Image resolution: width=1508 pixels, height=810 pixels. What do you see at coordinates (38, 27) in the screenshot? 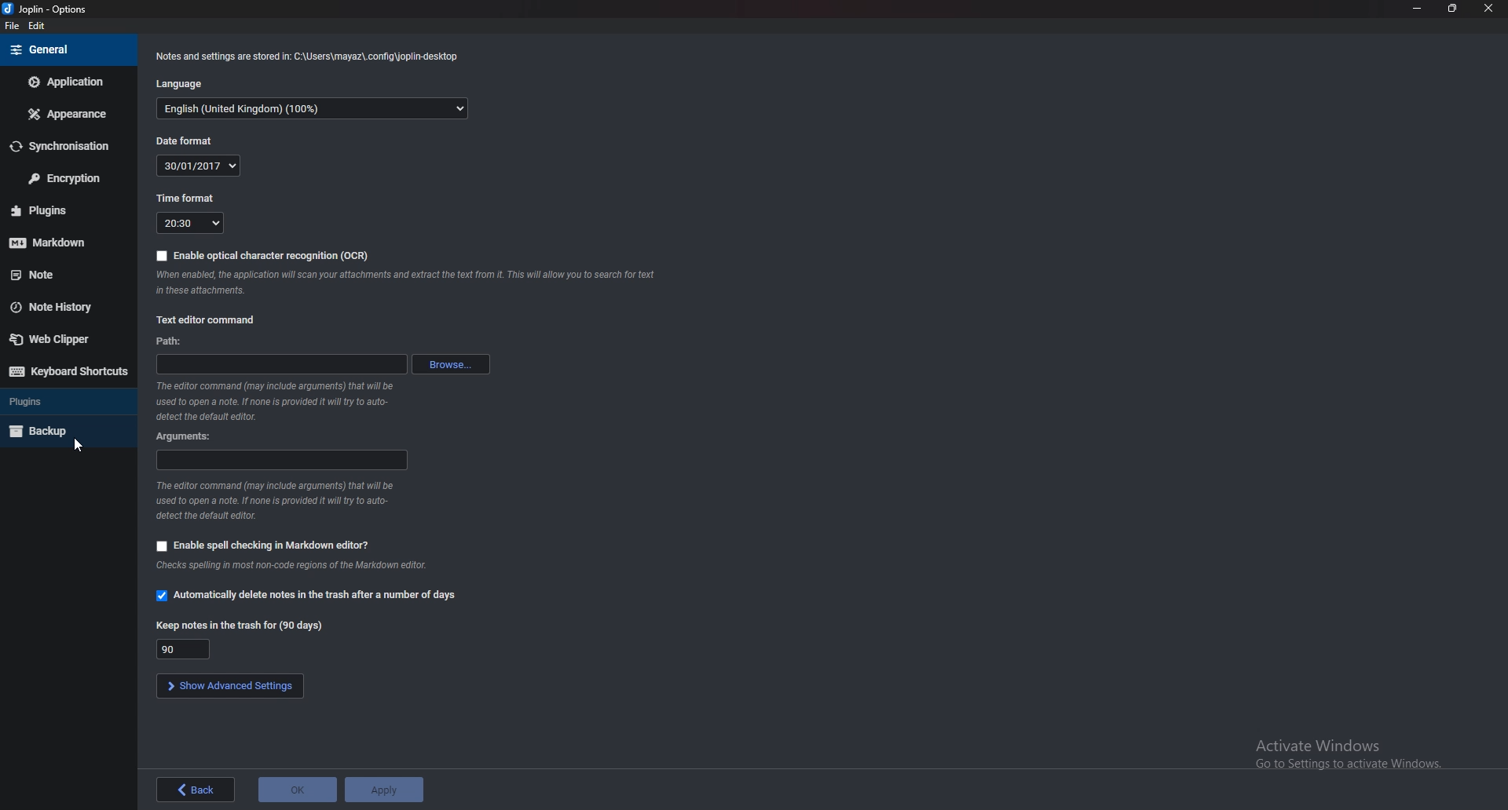
I see `edit` at bounding box center [38, 27].